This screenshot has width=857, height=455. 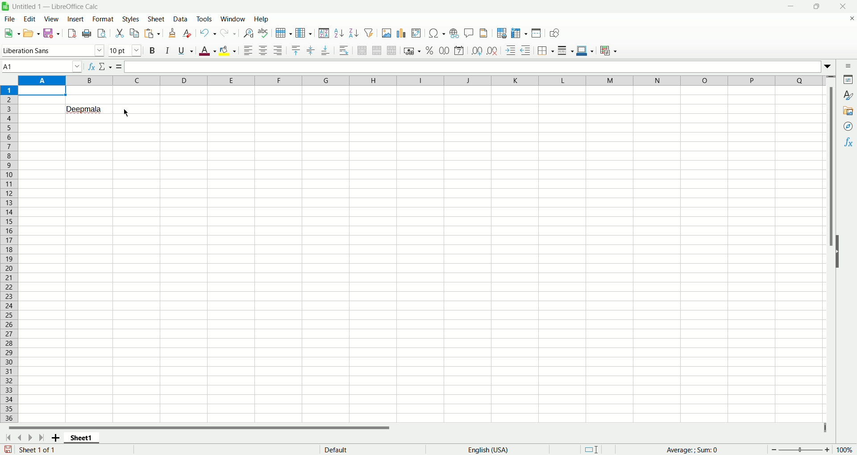 What do you see at coordinates (774, 449) in the screenshot?
I see `zoom out` at bounding box center [774, 449].